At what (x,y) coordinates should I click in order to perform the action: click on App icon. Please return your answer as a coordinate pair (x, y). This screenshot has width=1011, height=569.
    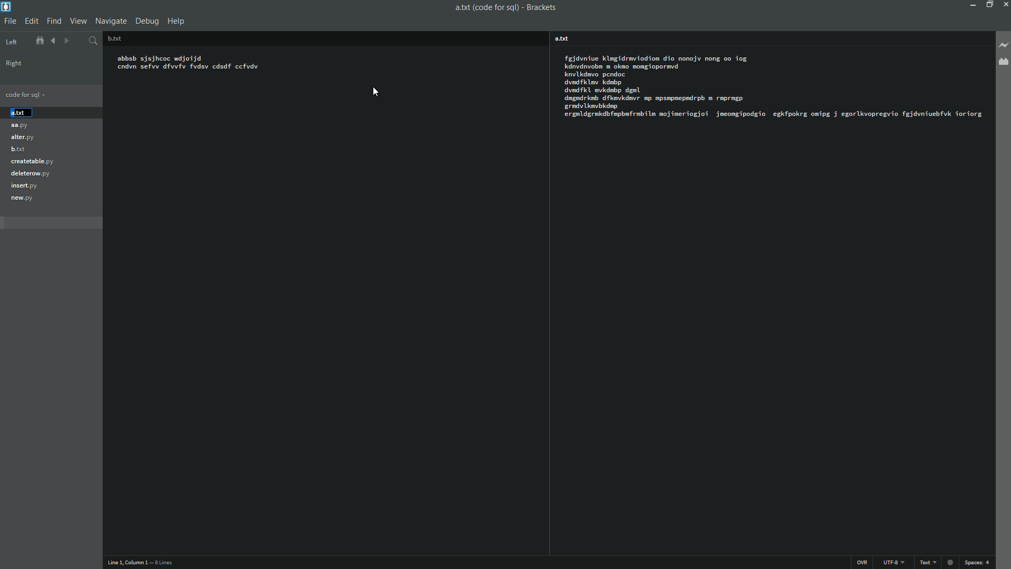
    Looking at the image, I should click on (6, 6).